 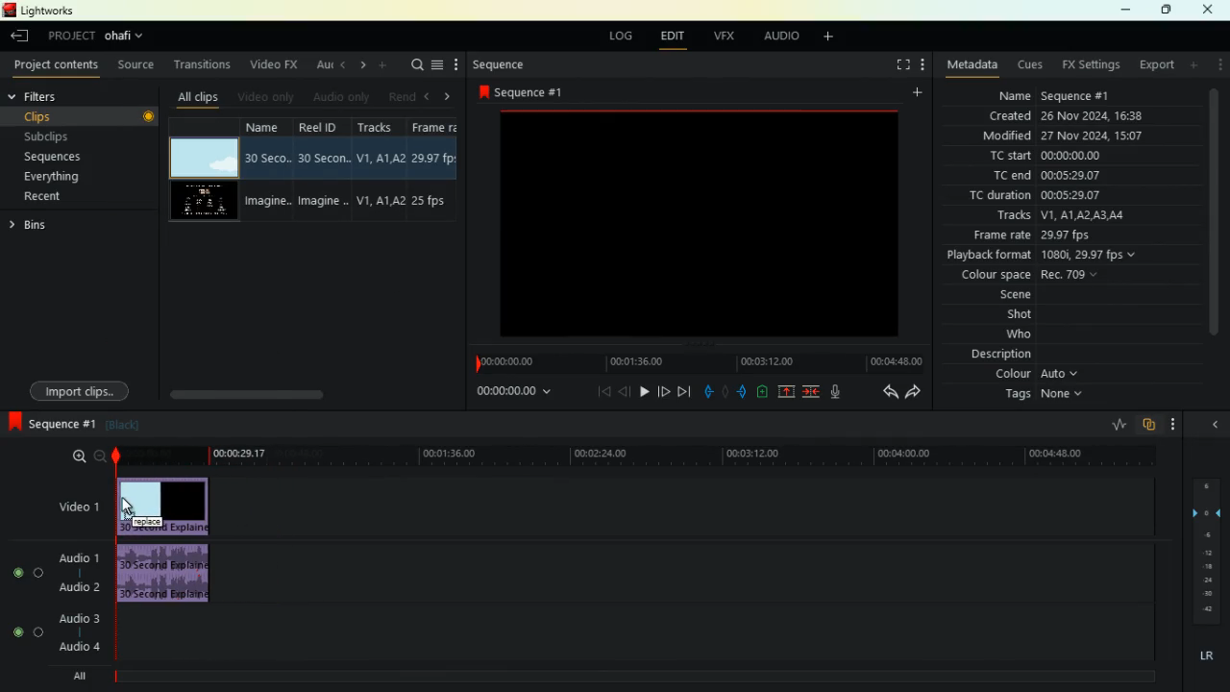 I want to click on menu, so click(x=1178, y=423).